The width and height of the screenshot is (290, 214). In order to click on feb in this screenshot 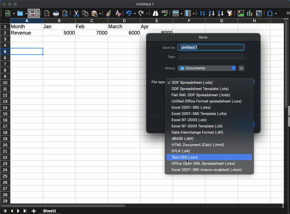, I will do `click(80, 26)`.